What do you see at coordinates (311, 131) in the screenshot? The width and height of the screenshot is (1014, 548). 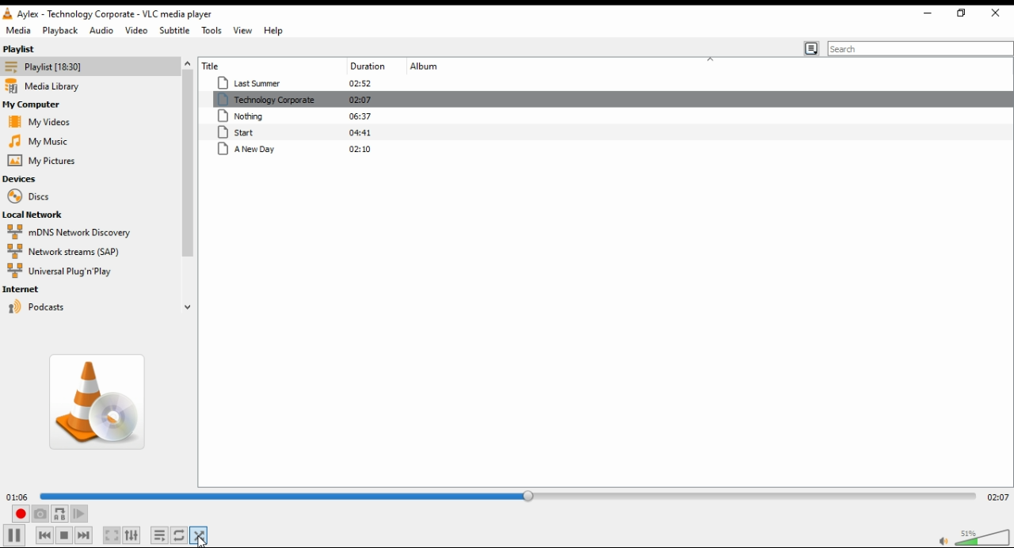 I see `start` at bounding box center [311, 131].